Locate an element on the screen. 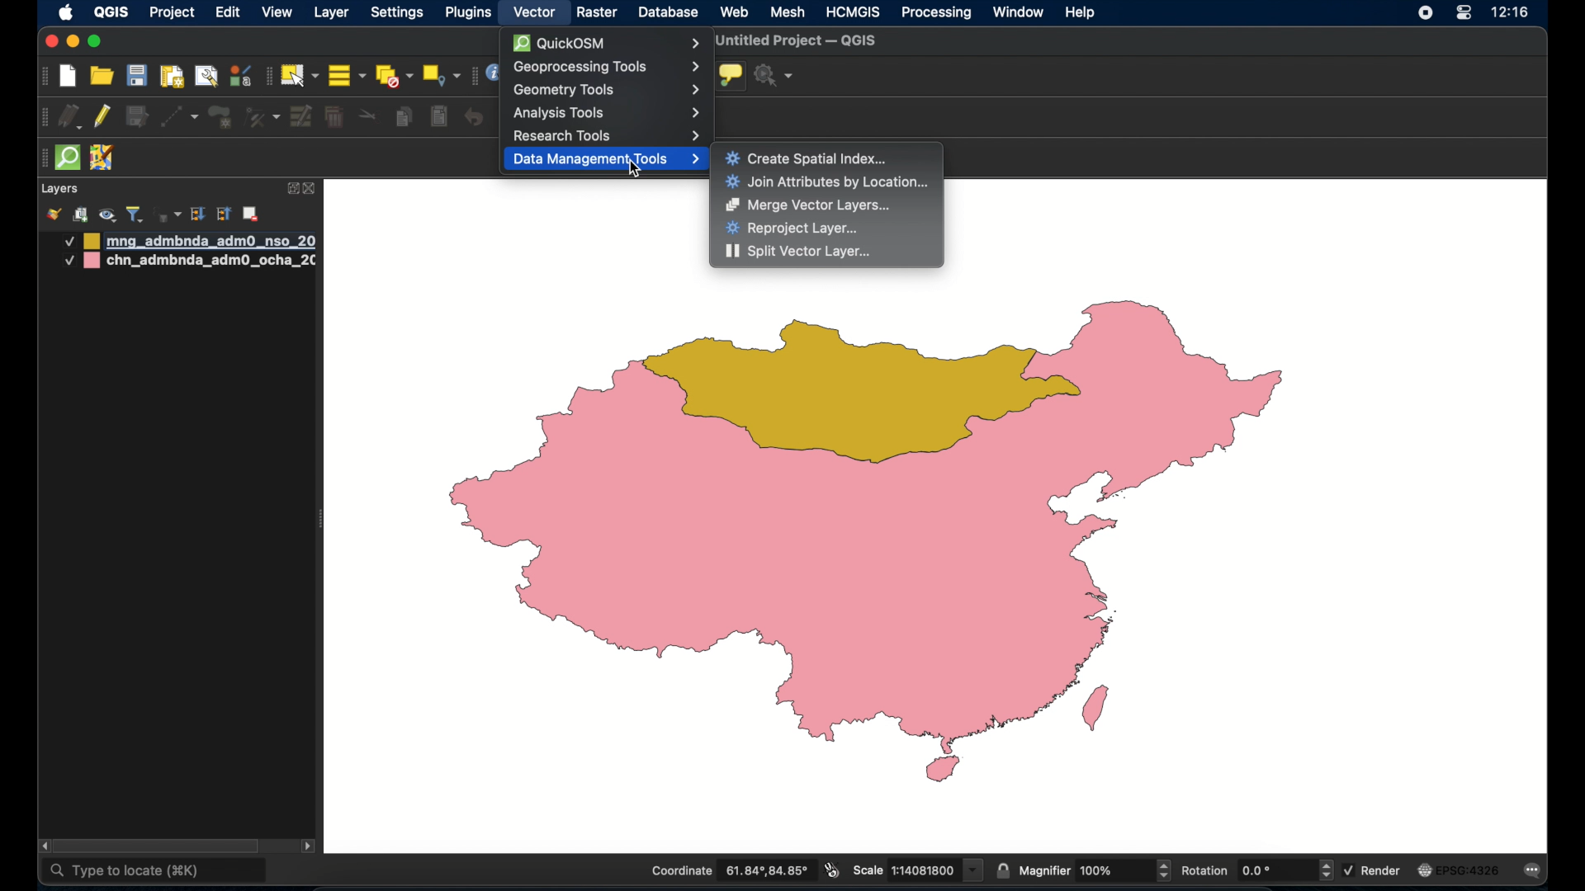 The width and height of the screenshot is (1585, 891). scroll right arrow is located at coordinates (309, 849).